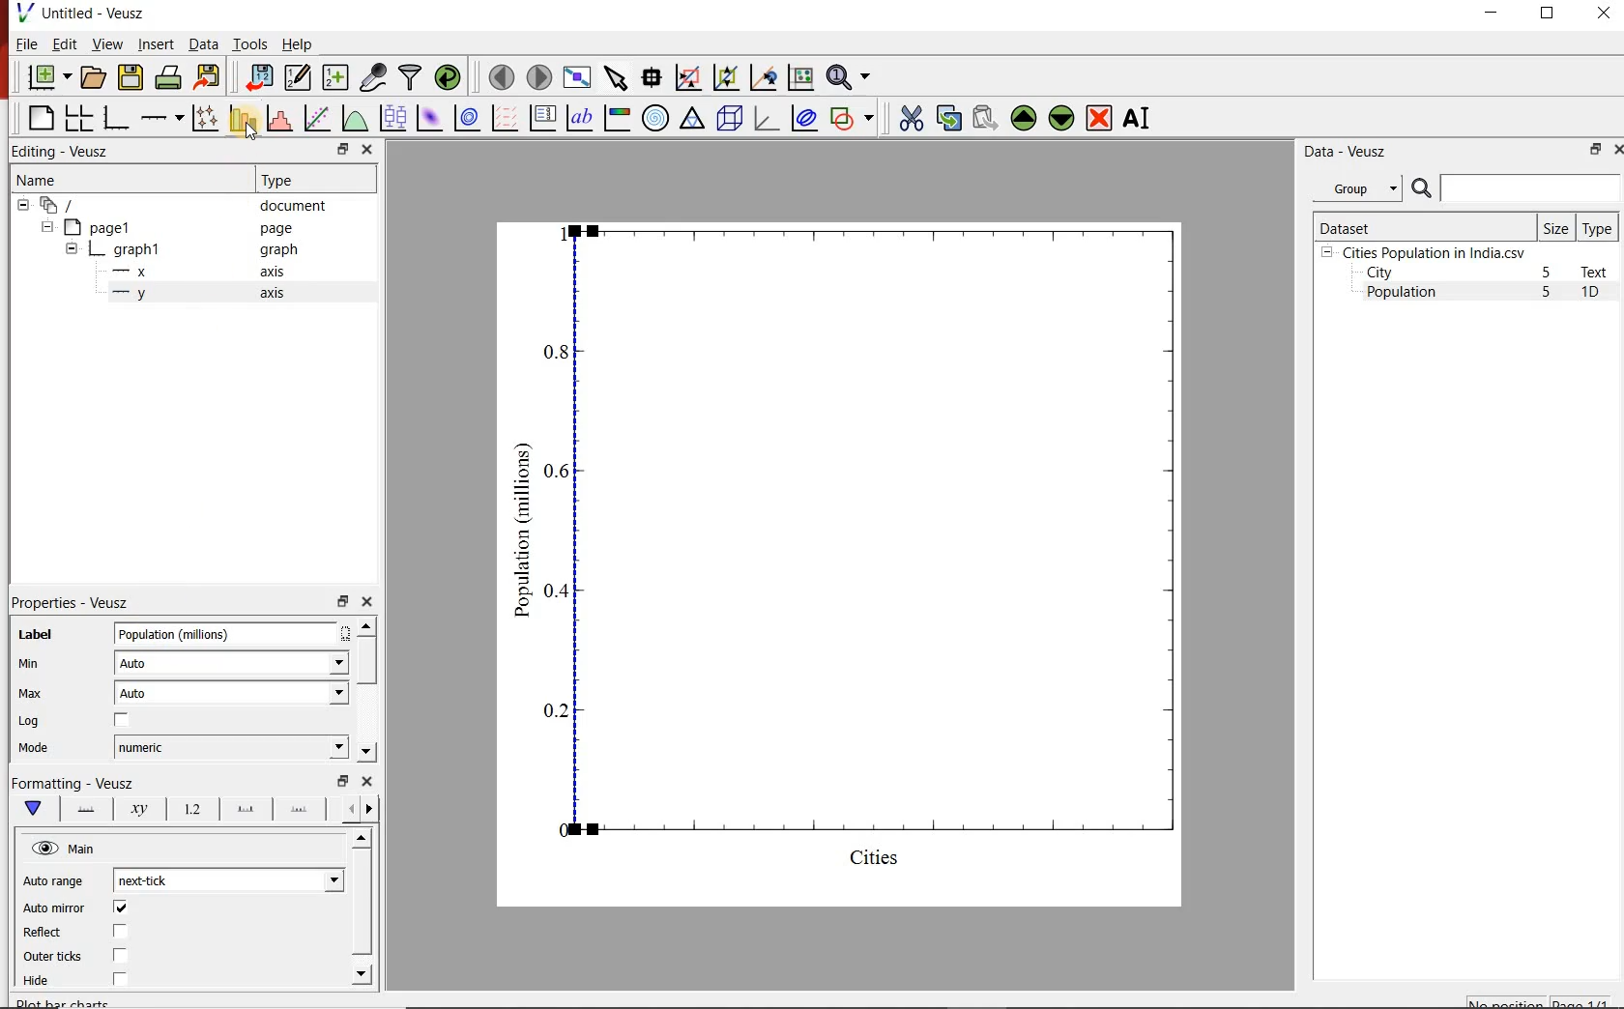  What do you see at coordinates (1616, 149) in the screenshot?
I see `close` at bounding box center [1616, 149].